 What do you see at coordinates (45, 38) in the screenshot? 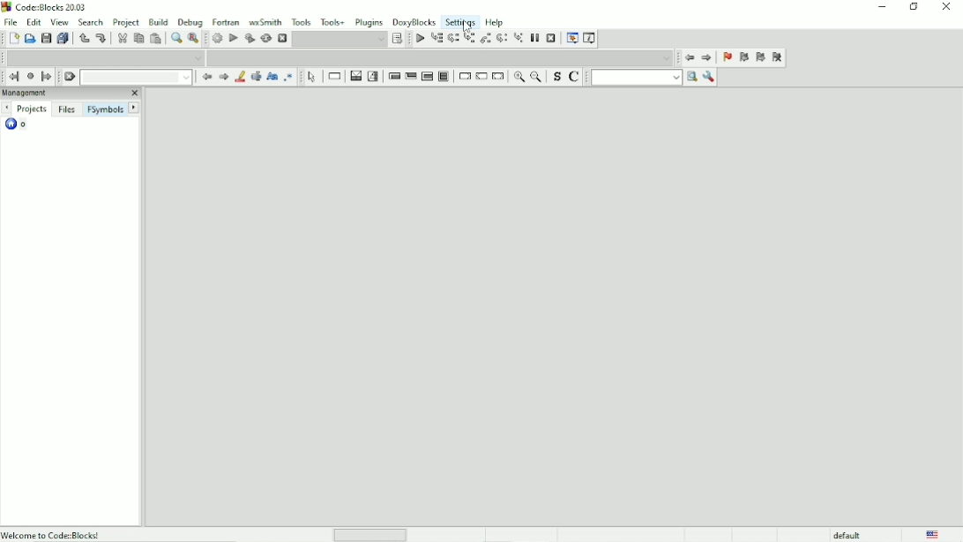
I see `Save` at bounding box center [45, 38].